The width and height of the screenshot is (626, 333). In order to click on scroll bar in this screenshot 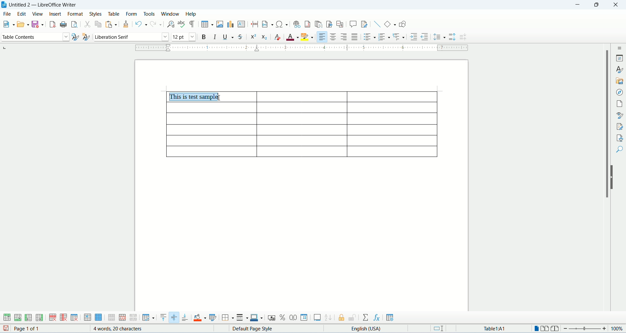, I will do `click(605, 183)`.